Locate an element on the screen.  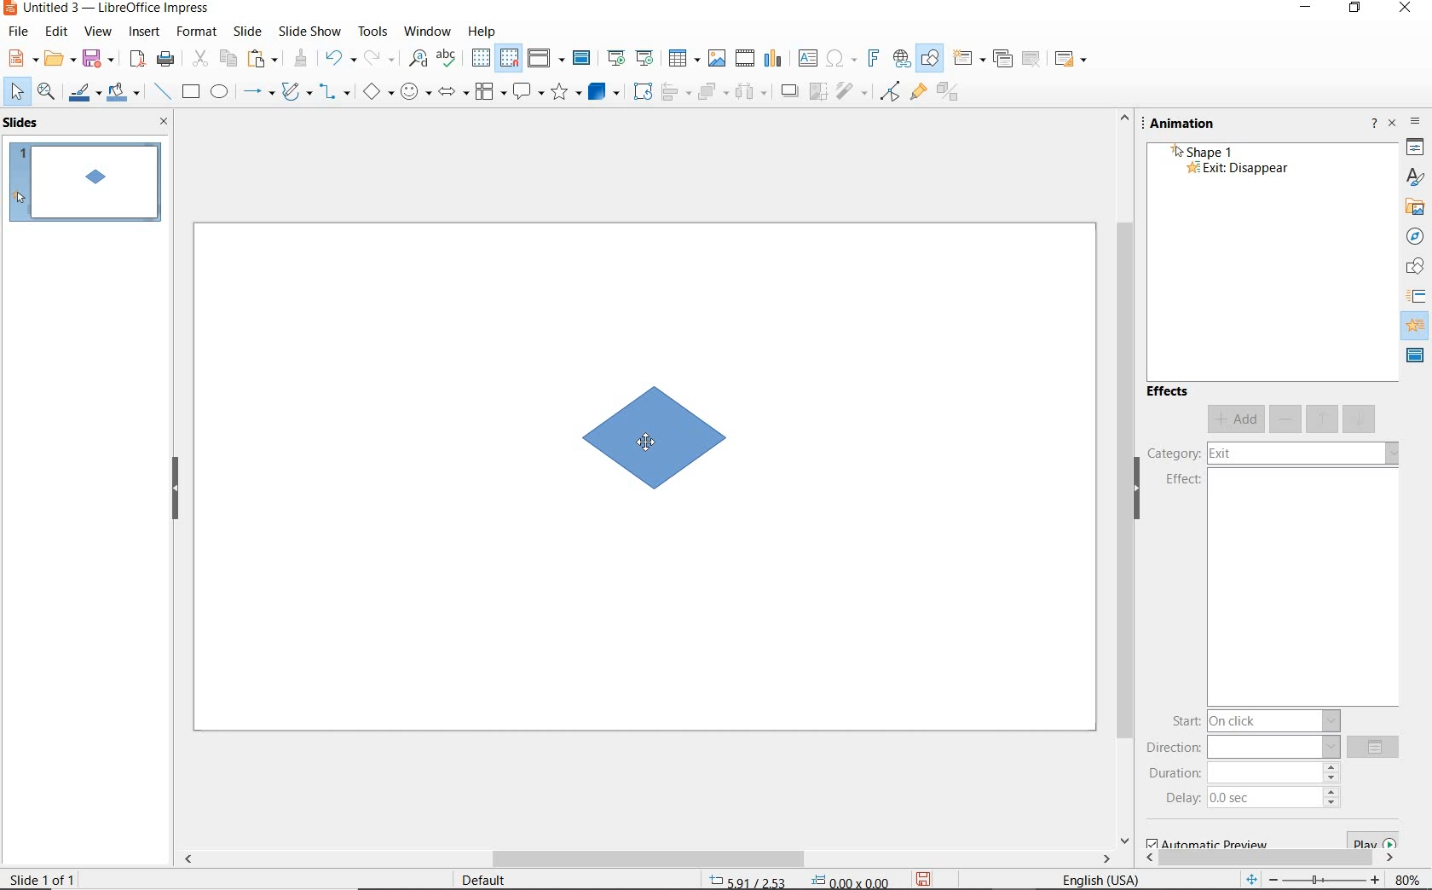
help is located at coordinates (483, 32).